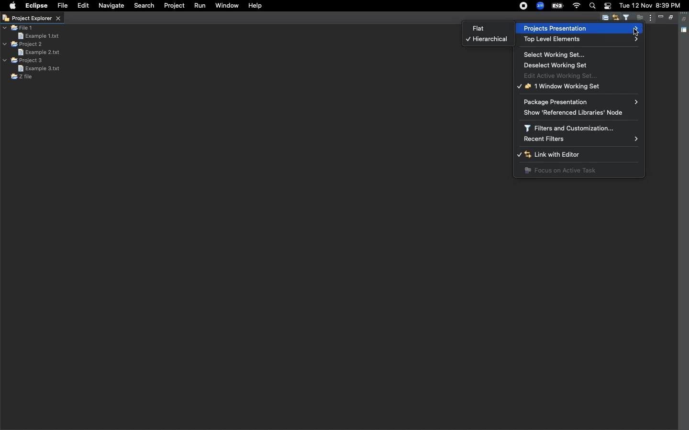  I want to click on Filters and customization, so click(573, 128).